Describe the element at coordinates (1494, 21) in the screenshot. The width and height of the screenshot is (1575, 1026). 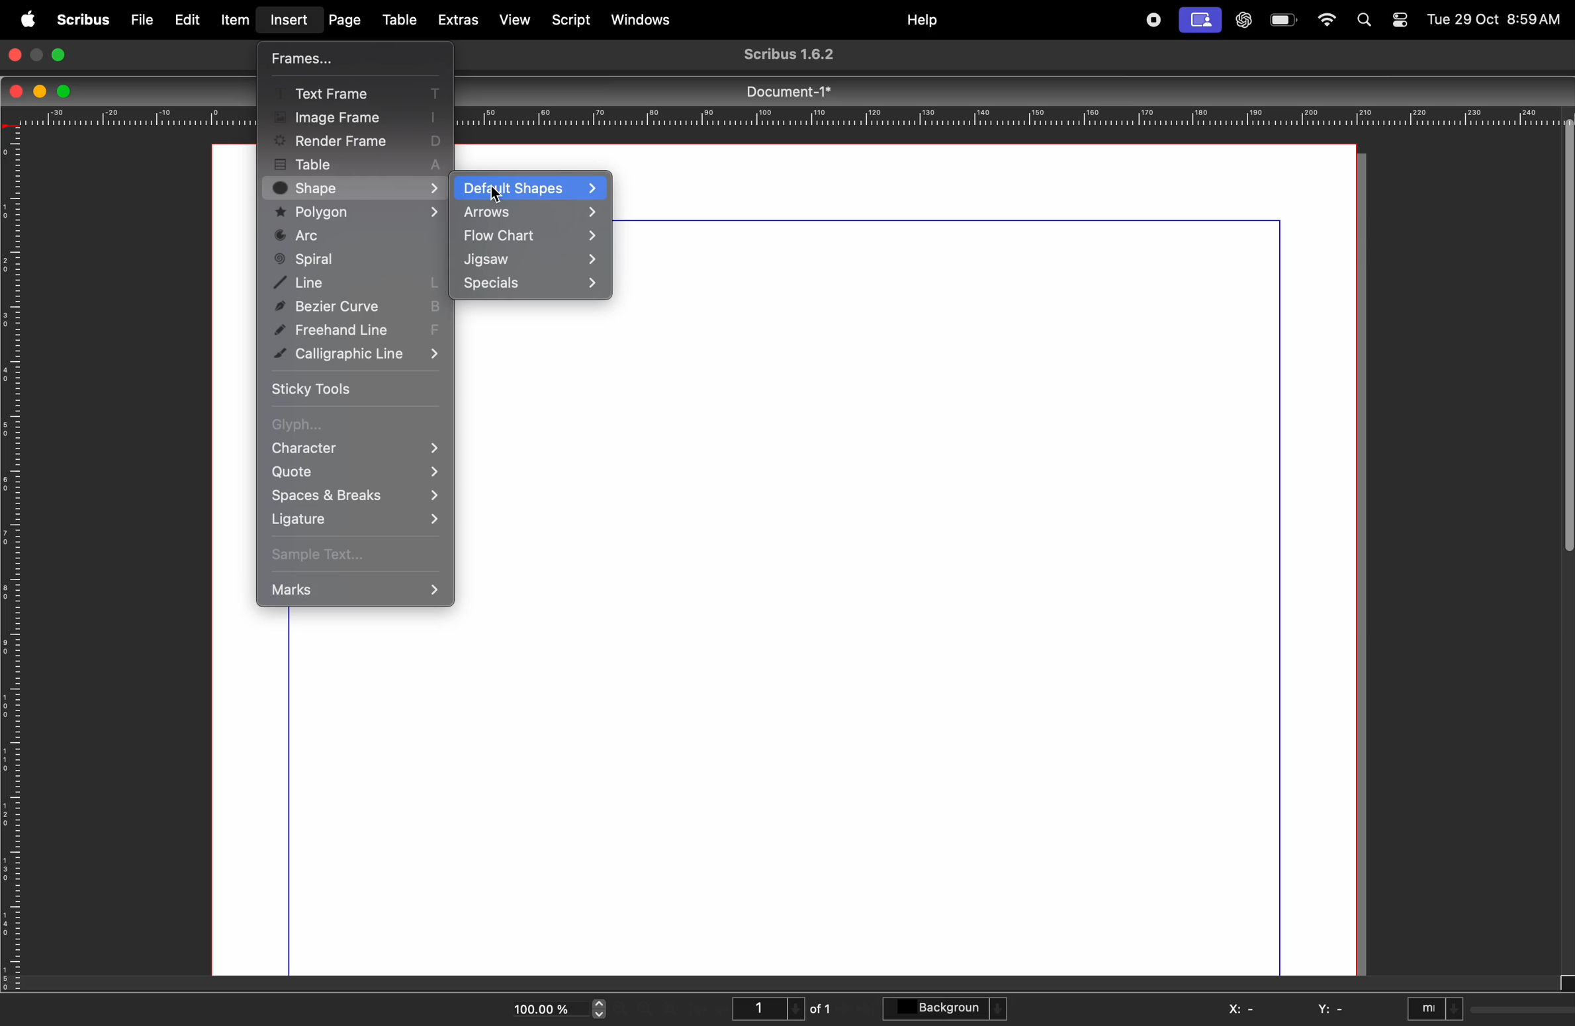
I see `Tue 29 Oct 8:59AM` at that location.